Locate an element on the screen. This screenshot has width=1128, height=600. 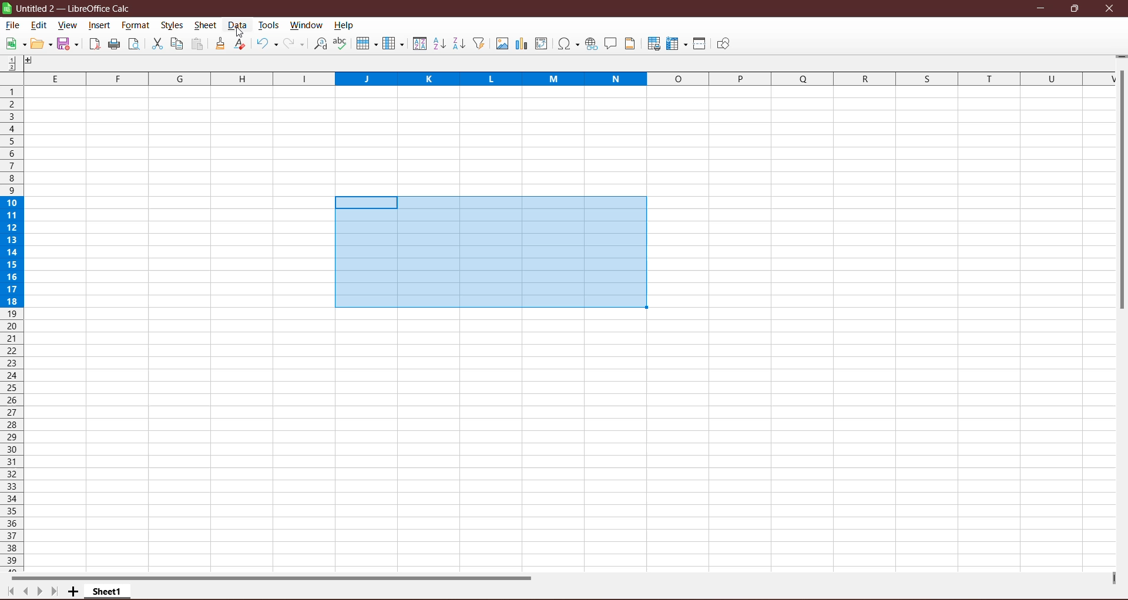
Insert or Edit Pivot table is located at coordinates (542, 43).